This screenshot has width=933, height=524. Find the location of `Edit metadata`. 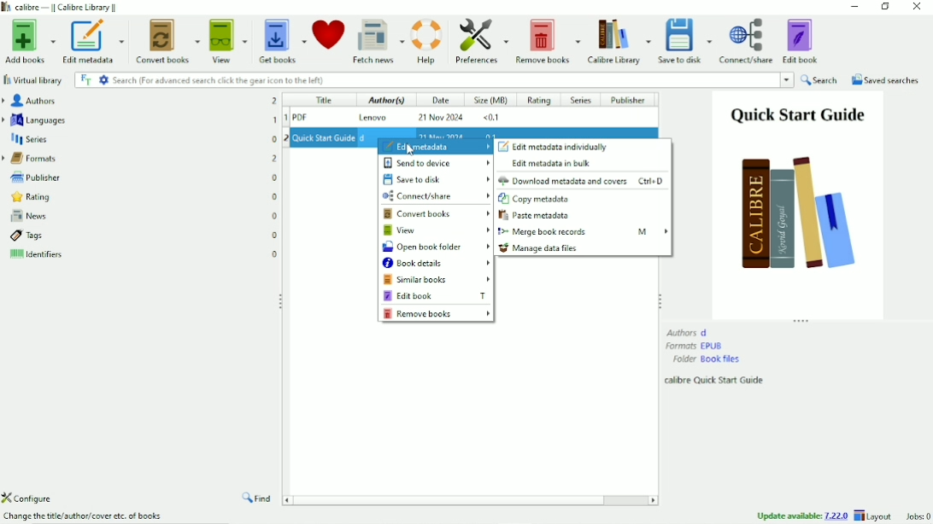

Edit metadata is located at coordinates (435, 147).